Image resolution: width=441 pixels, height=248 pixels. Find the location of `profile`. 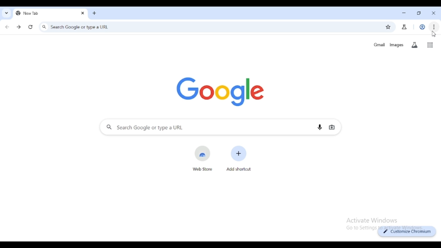

profile is located at coordinates (422, 27).